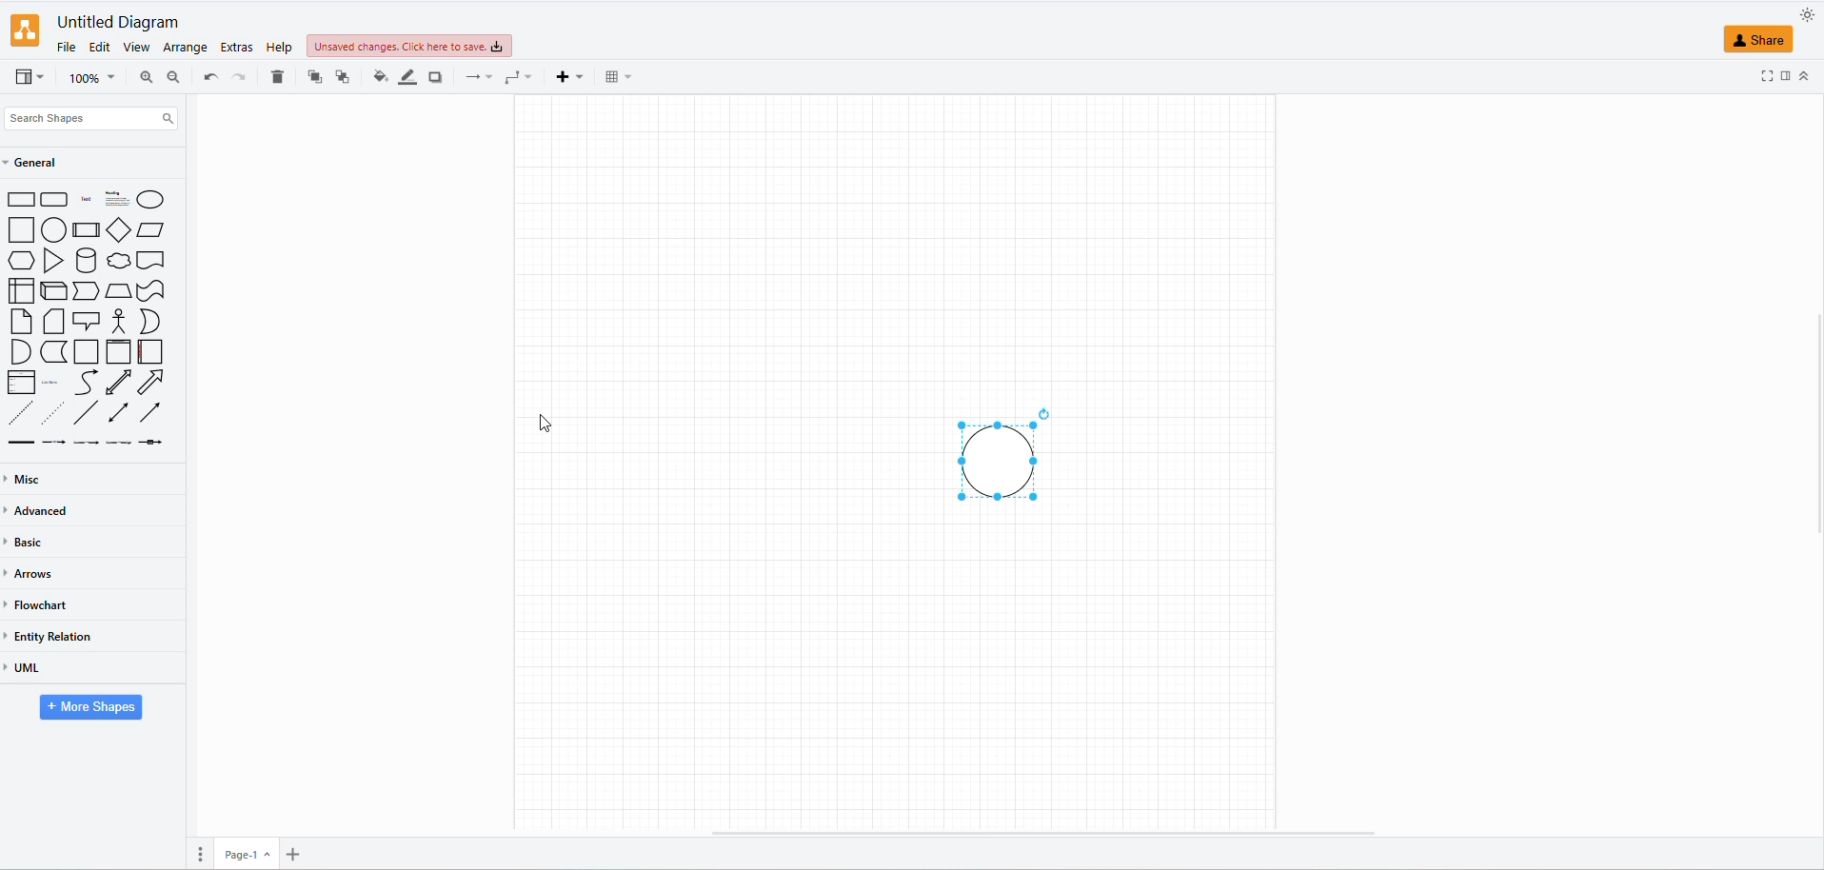  I want to click on INSERT, so click(566, 78).